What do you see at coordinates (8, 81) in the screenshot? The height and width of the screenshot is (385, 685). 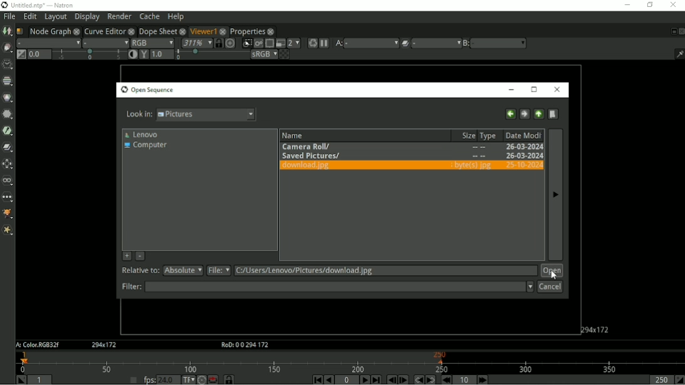 I see `Channel` at bounding box center [8, 81].